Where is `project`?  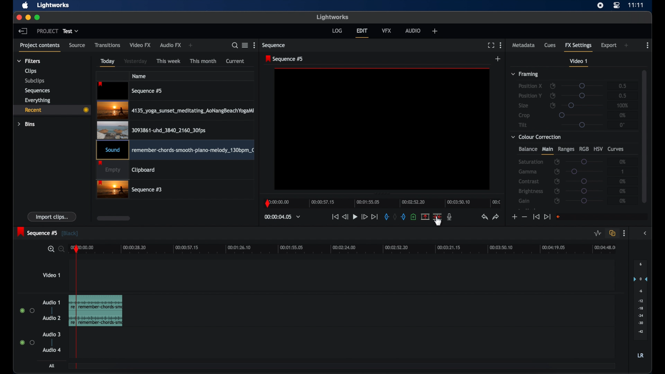 project is located at coordinates (47, 31).